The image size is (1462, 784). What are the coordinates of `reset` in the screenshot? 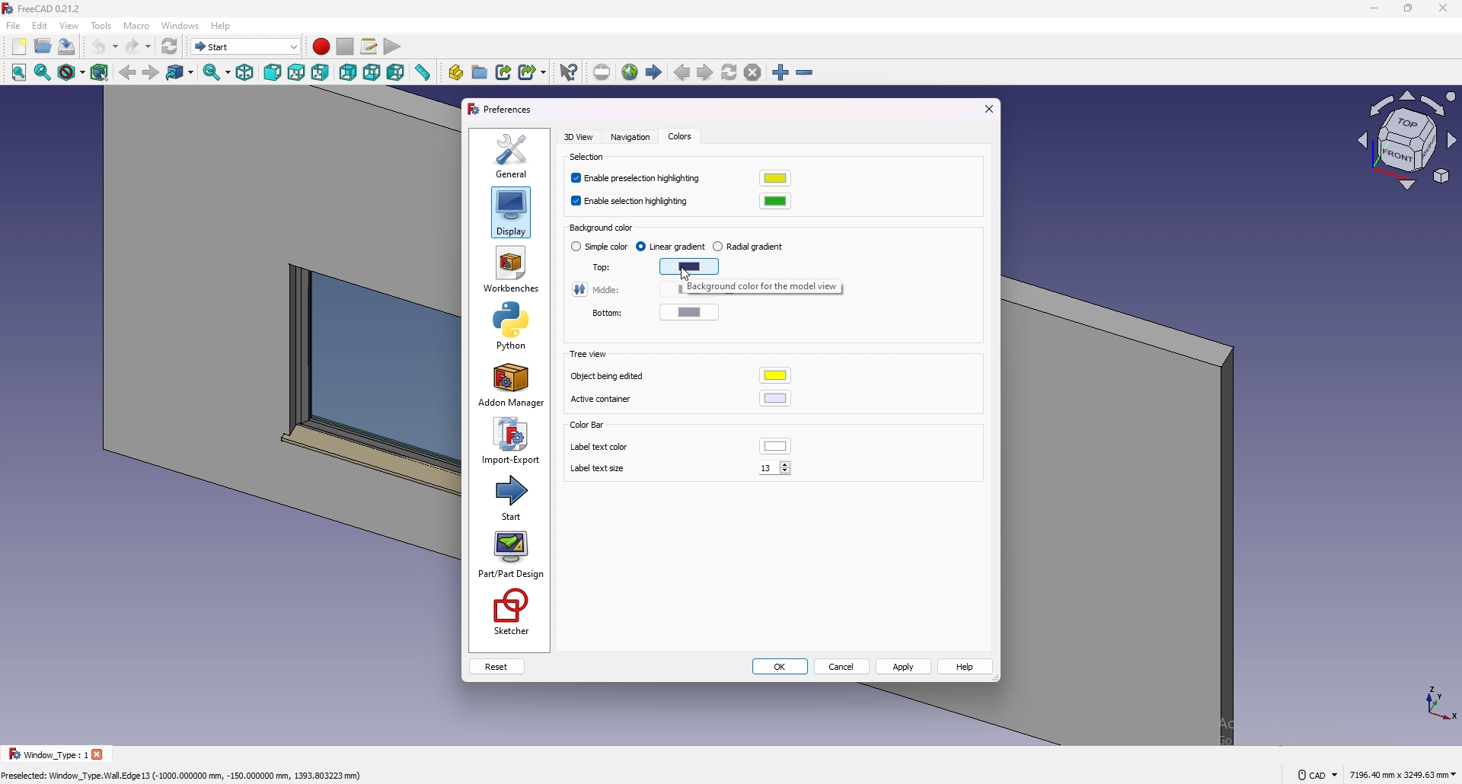 It's located at (496, 667).